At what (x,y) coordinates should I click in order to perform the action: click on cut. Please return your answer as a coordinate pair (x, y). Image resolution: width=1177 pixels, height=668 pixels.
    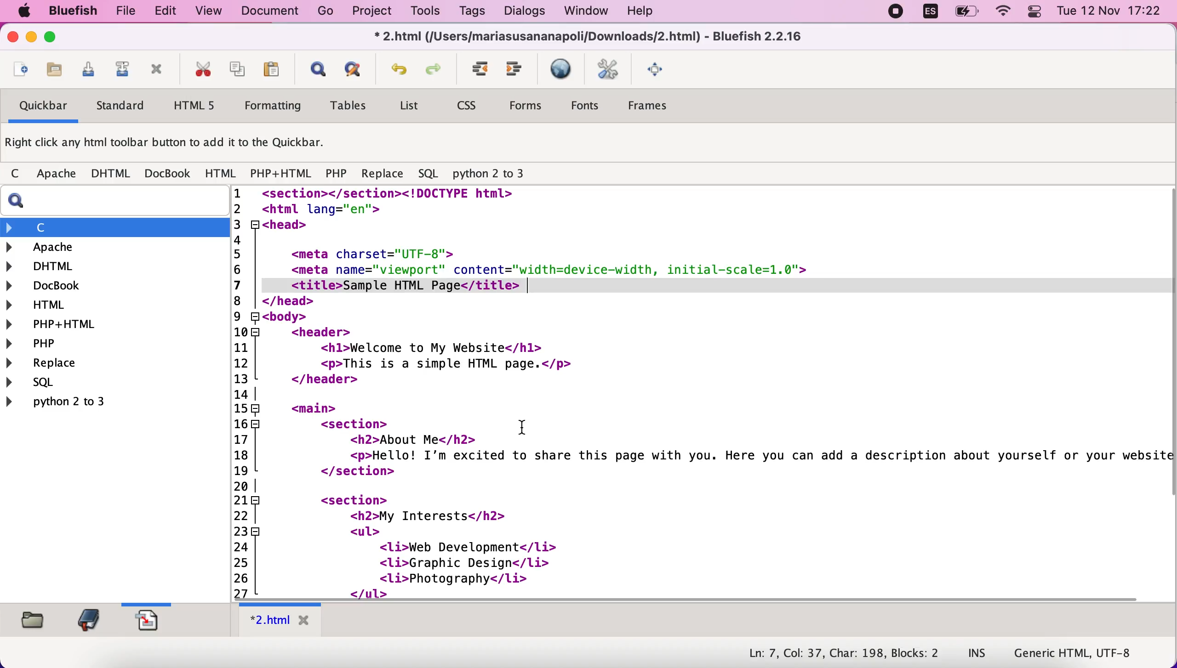
    Looking at the image, I should click on (205, 69).